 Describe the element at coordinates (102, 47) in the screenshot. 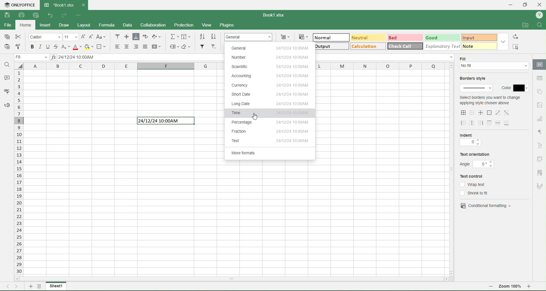

I see `Borders` at that location.